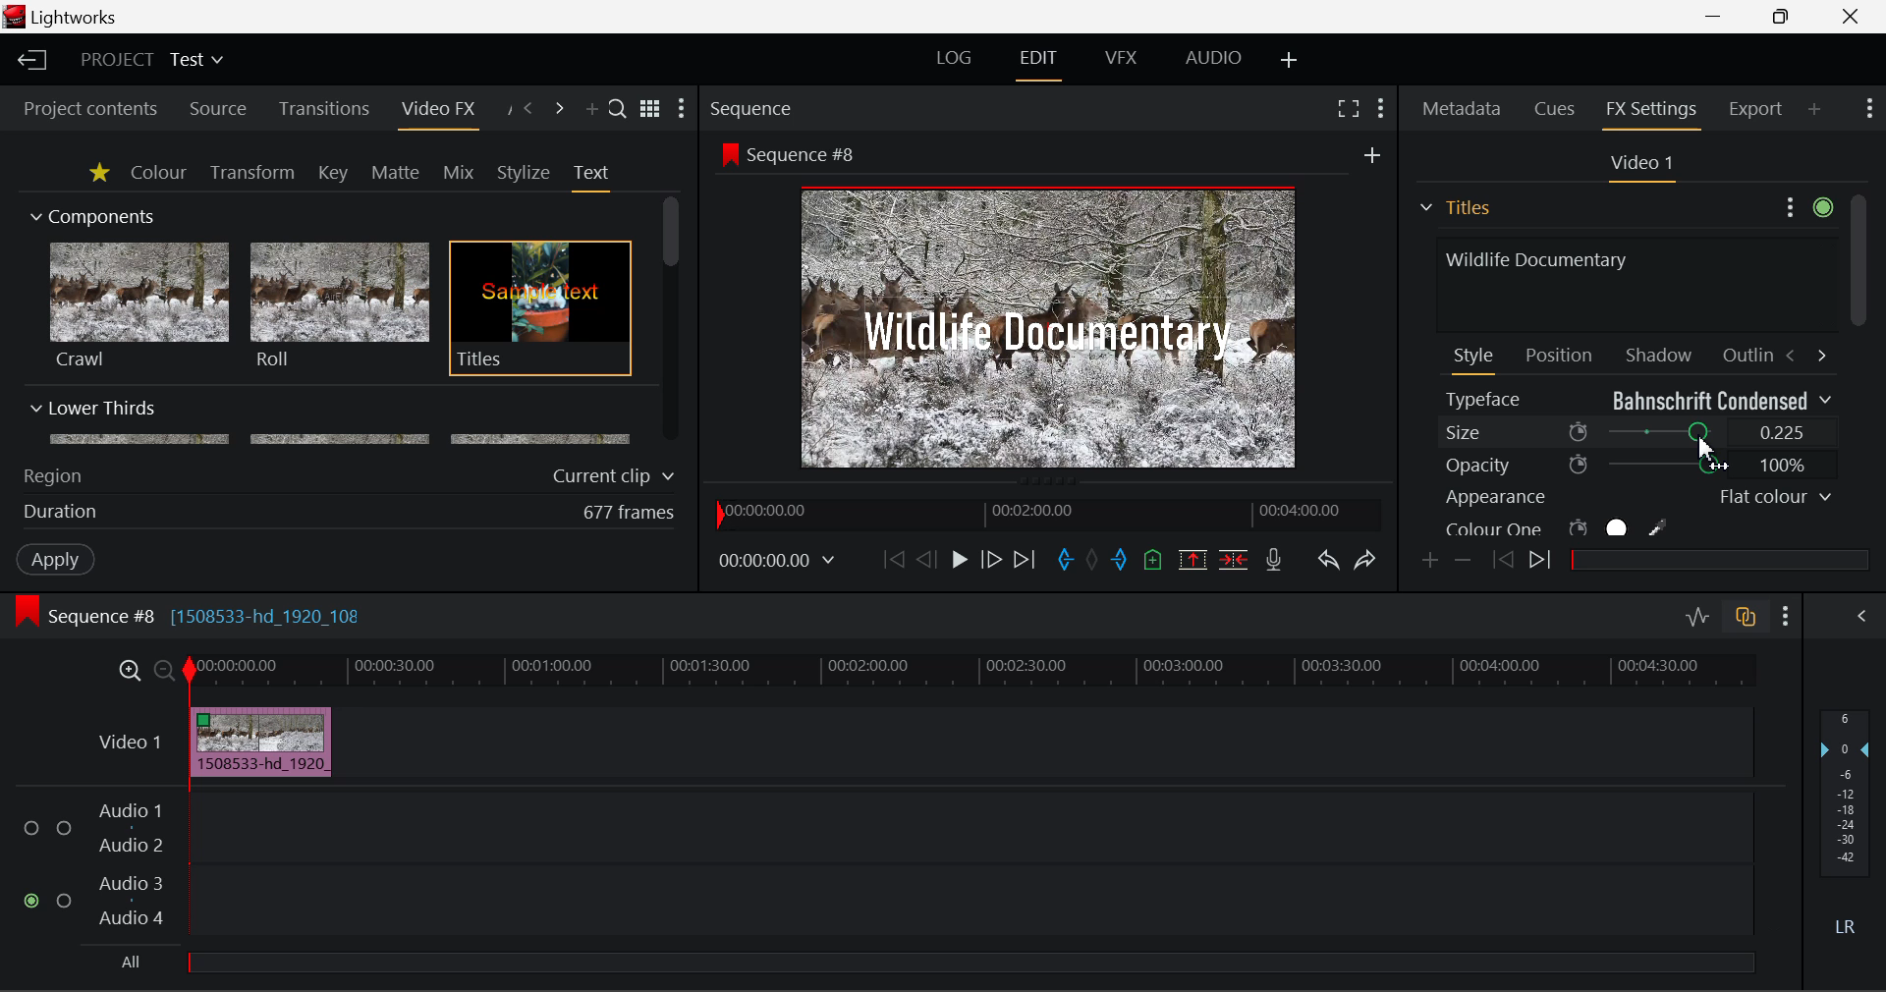 This screenshot has height=992, width=1886. I want to click on Close, so click(1852, 15).